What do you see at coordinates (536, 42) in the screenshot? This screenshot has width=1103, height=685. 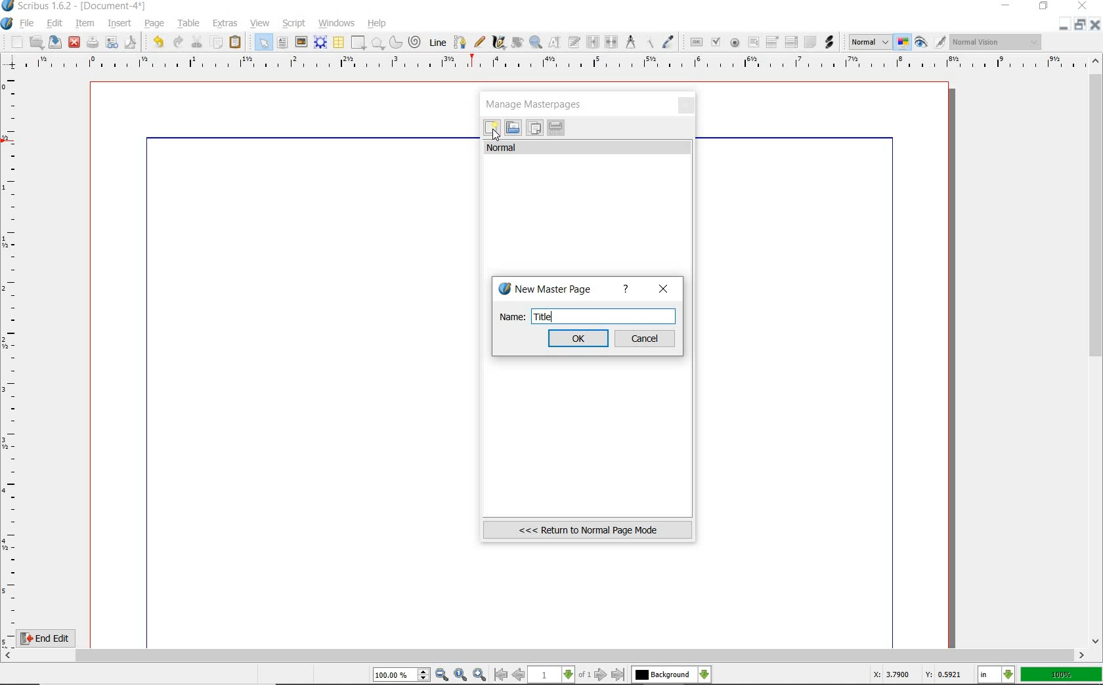 I see `zoom in or zoom out` at bounding box center [536, 42].